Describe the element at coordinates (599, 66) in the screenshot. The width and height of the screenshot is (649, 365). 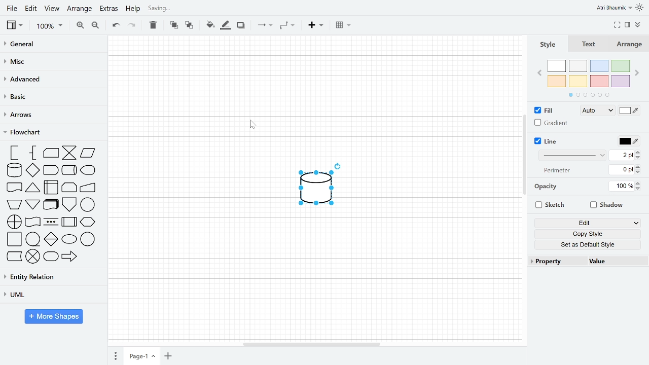
I see `blue` at that location.